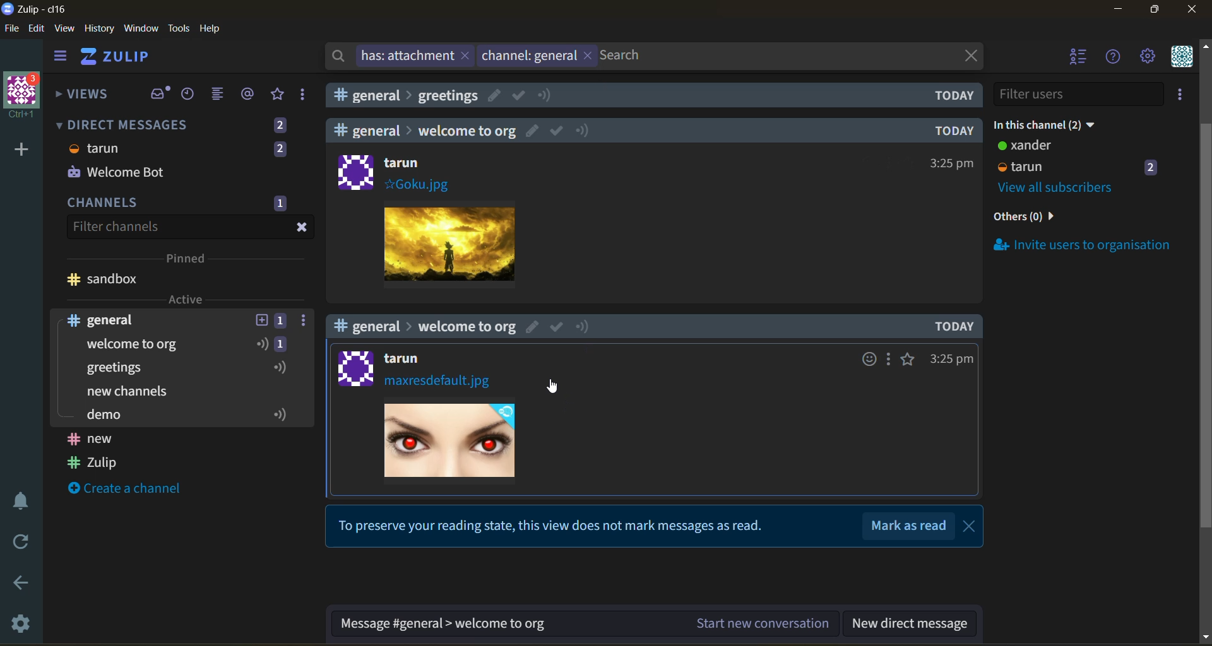  I want to click on maxresdefault.jpg, so click(439, 382).